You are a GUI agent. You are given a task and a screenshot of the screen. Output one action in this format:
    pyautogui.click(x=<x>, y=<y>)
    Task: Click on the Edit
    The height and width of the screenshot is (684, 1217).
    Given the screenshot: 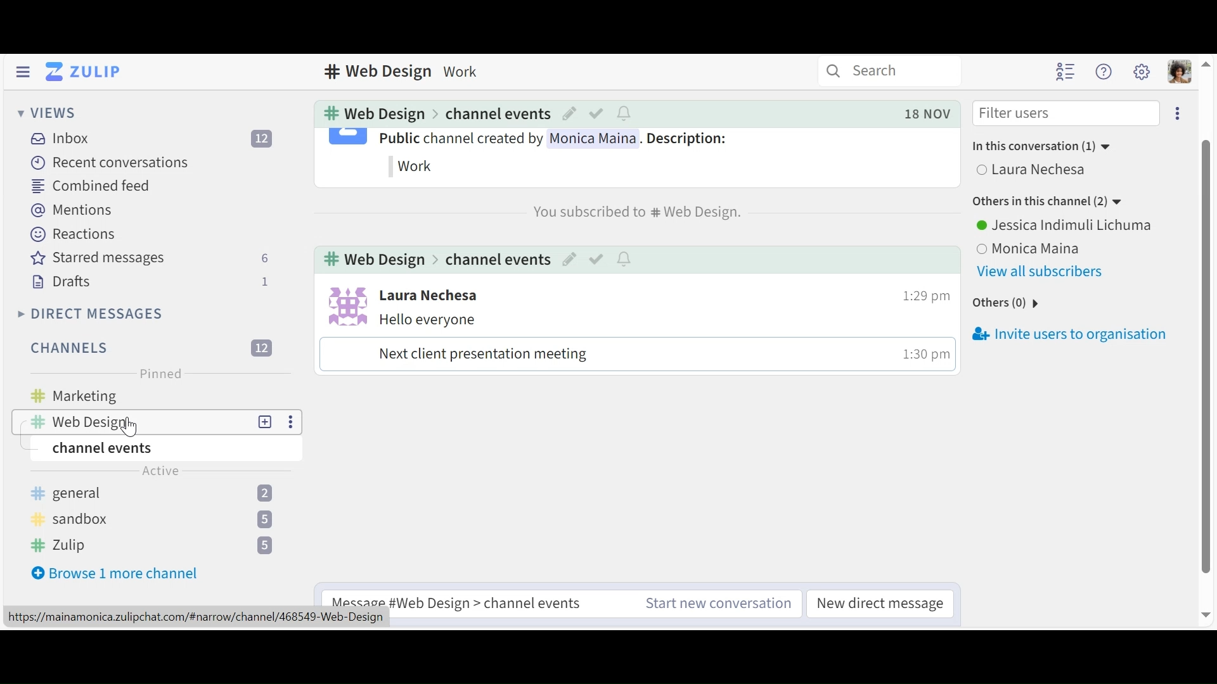 What is the action you would take?
    pyautogui.click(x=569, y=258)
    